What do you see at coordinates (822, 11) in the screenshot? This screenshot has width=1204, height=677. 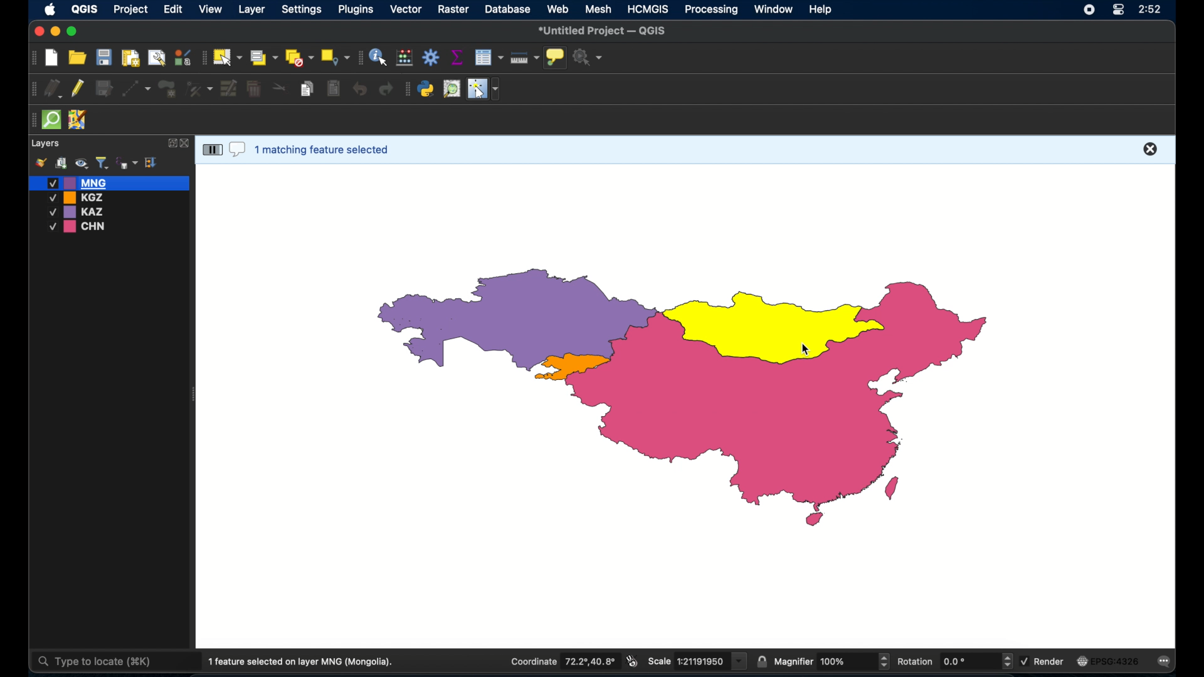 I see `help` at bounding box center [822, 11].